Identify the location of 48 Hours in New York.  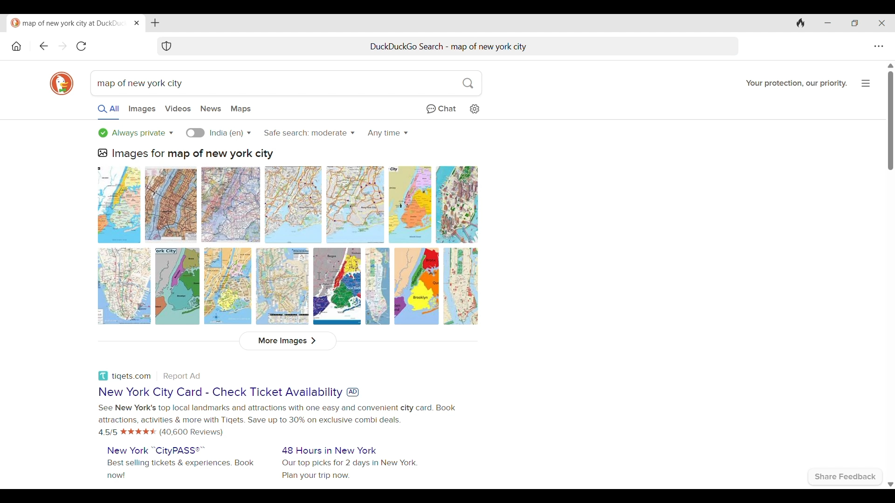
(329, 450).